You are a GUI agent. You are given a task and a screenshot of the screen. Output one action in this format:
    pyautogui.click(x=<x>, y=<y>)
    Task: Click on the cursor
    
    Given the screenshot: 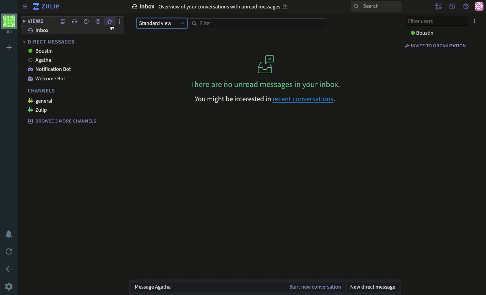 What is the action you would take?
    pyautogui.click(x=111, y=28)
    